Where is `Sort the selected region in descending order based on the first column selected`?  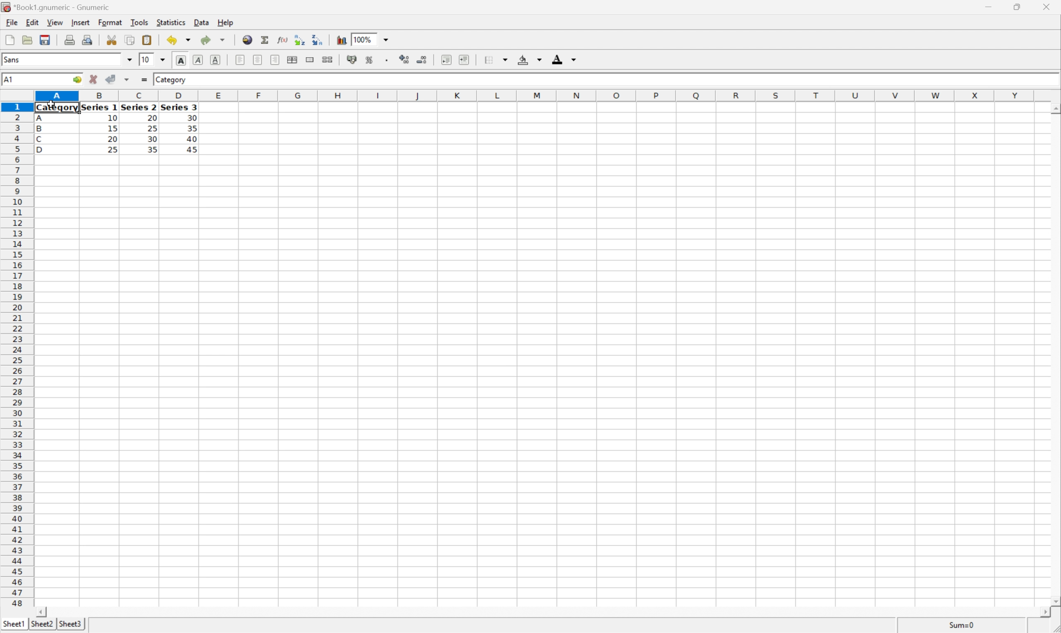
Sort the selected region in descending order based on the first column selected is located at coordinates (317, 39).